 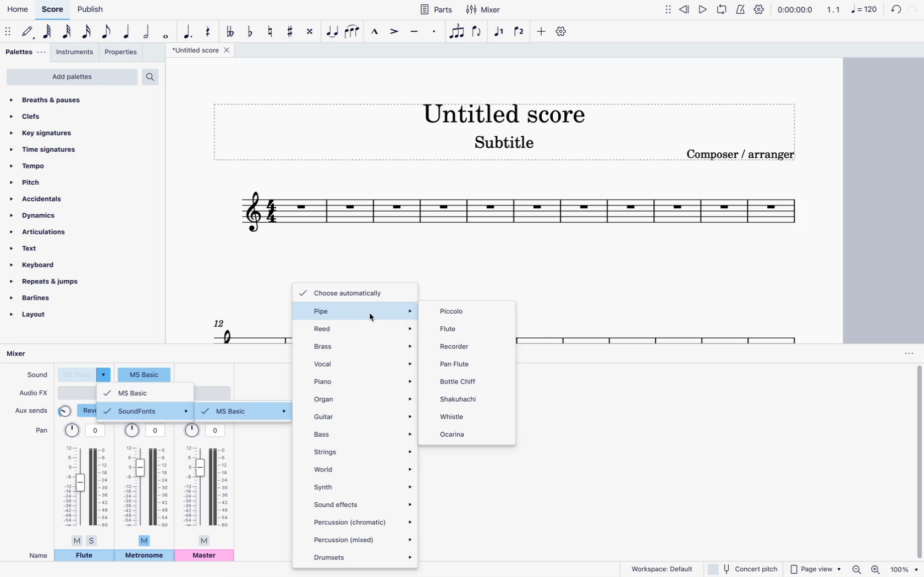 What do you see at coordinates (51, 181) in the screenshot?
I see `pitch` at bounding box center [51, 181].